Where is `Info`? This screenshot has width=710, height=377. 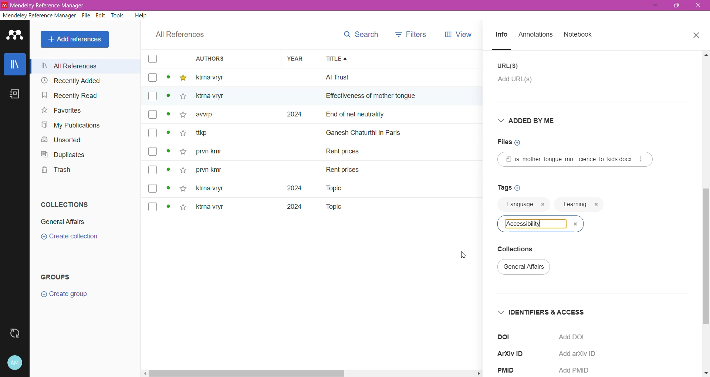
Info is located at coordinates (501, 35).